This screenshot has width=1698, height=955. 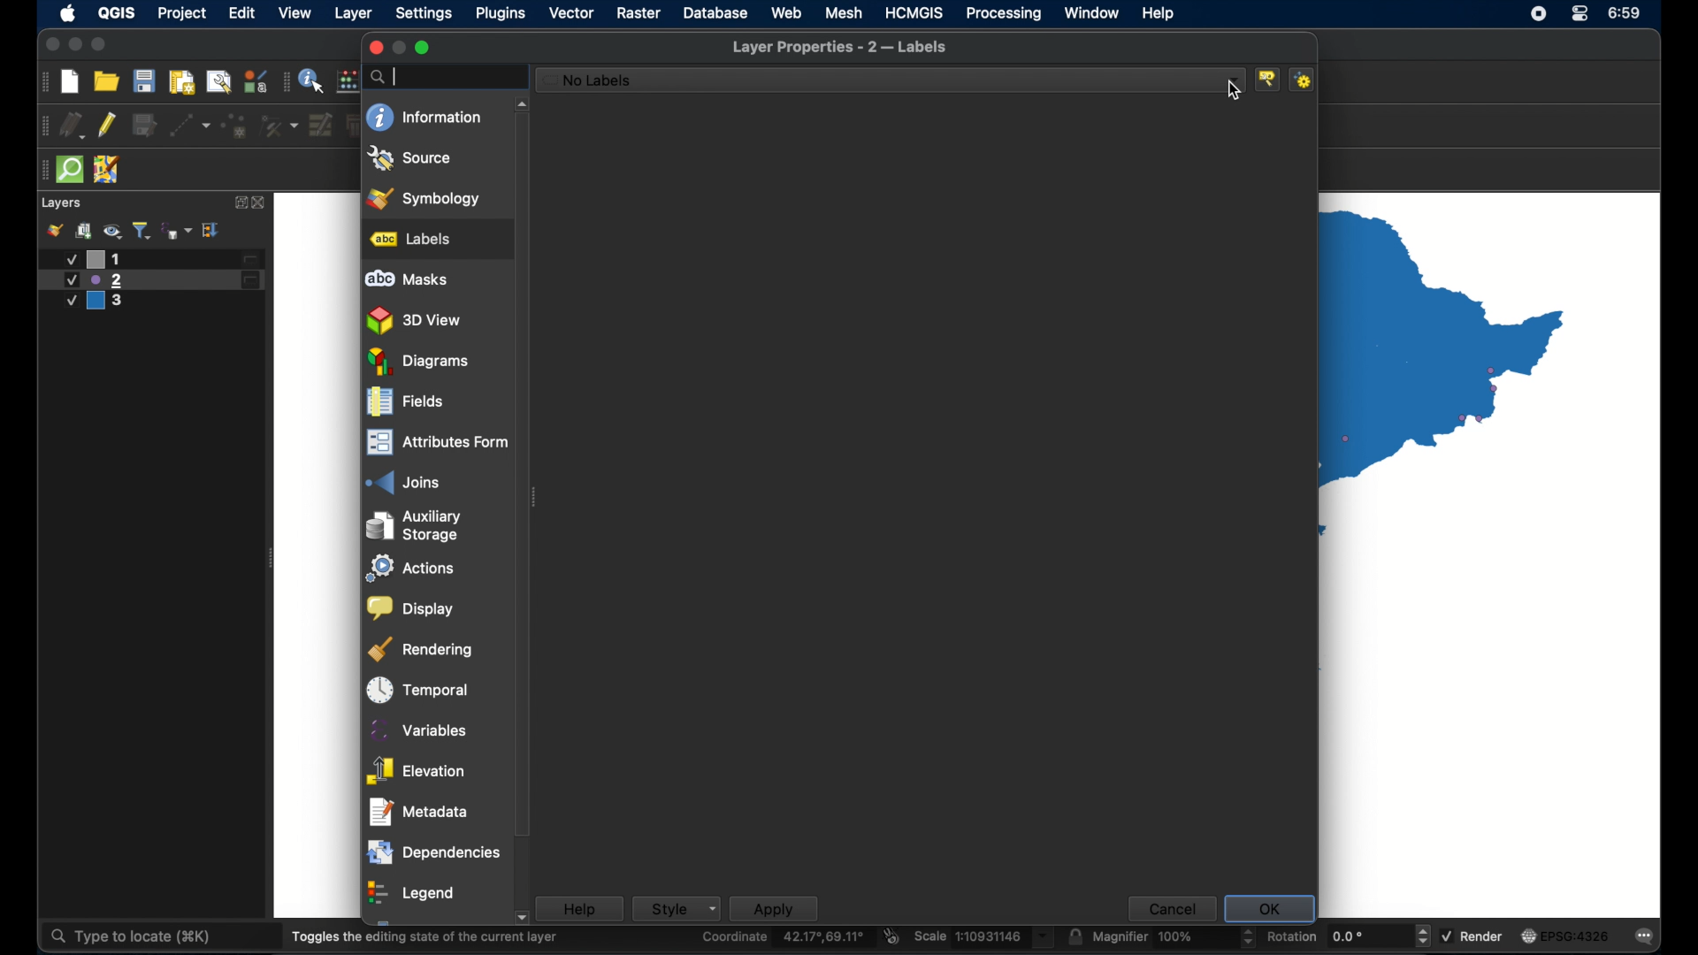 I want to click on symbology, so click(x=425, y=197).